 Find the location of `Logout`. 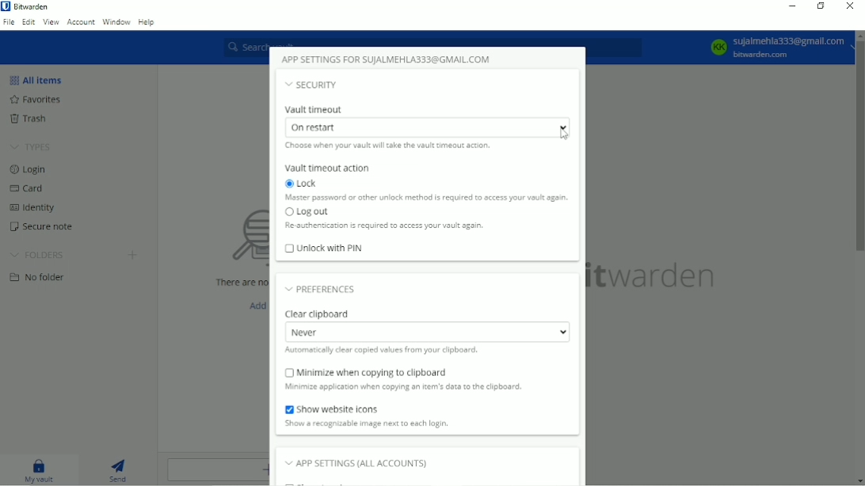

Logout is located at coordinates (304, 211).